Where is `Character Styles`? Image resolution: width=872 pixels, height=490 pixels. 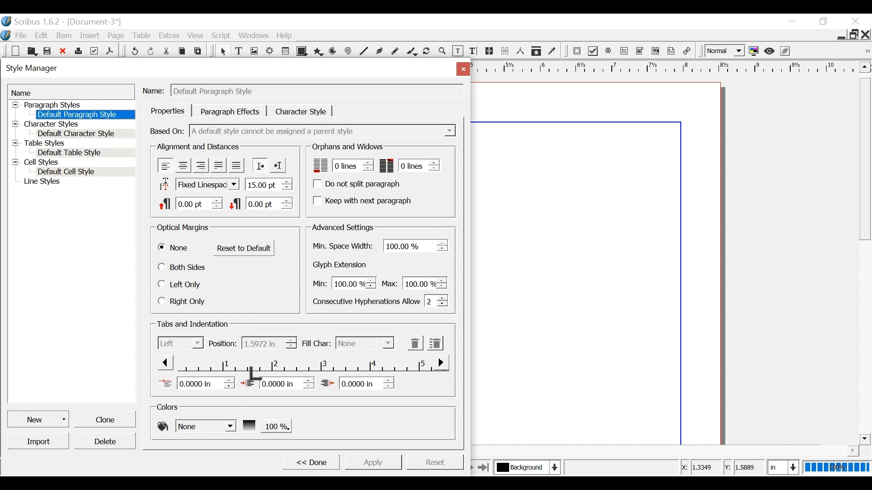
Character Styles is located at coordinates (72, 124).